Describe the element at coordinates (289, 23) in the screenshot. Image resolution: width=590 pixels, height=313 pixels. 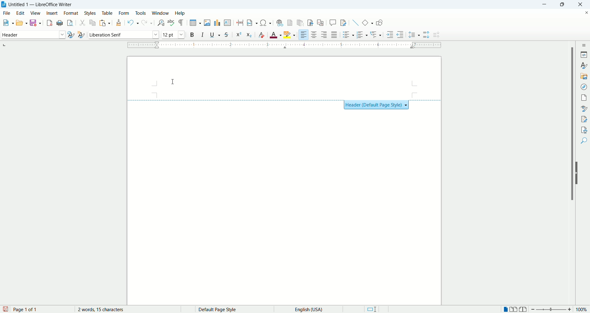
I see `insert footnote` at that location.